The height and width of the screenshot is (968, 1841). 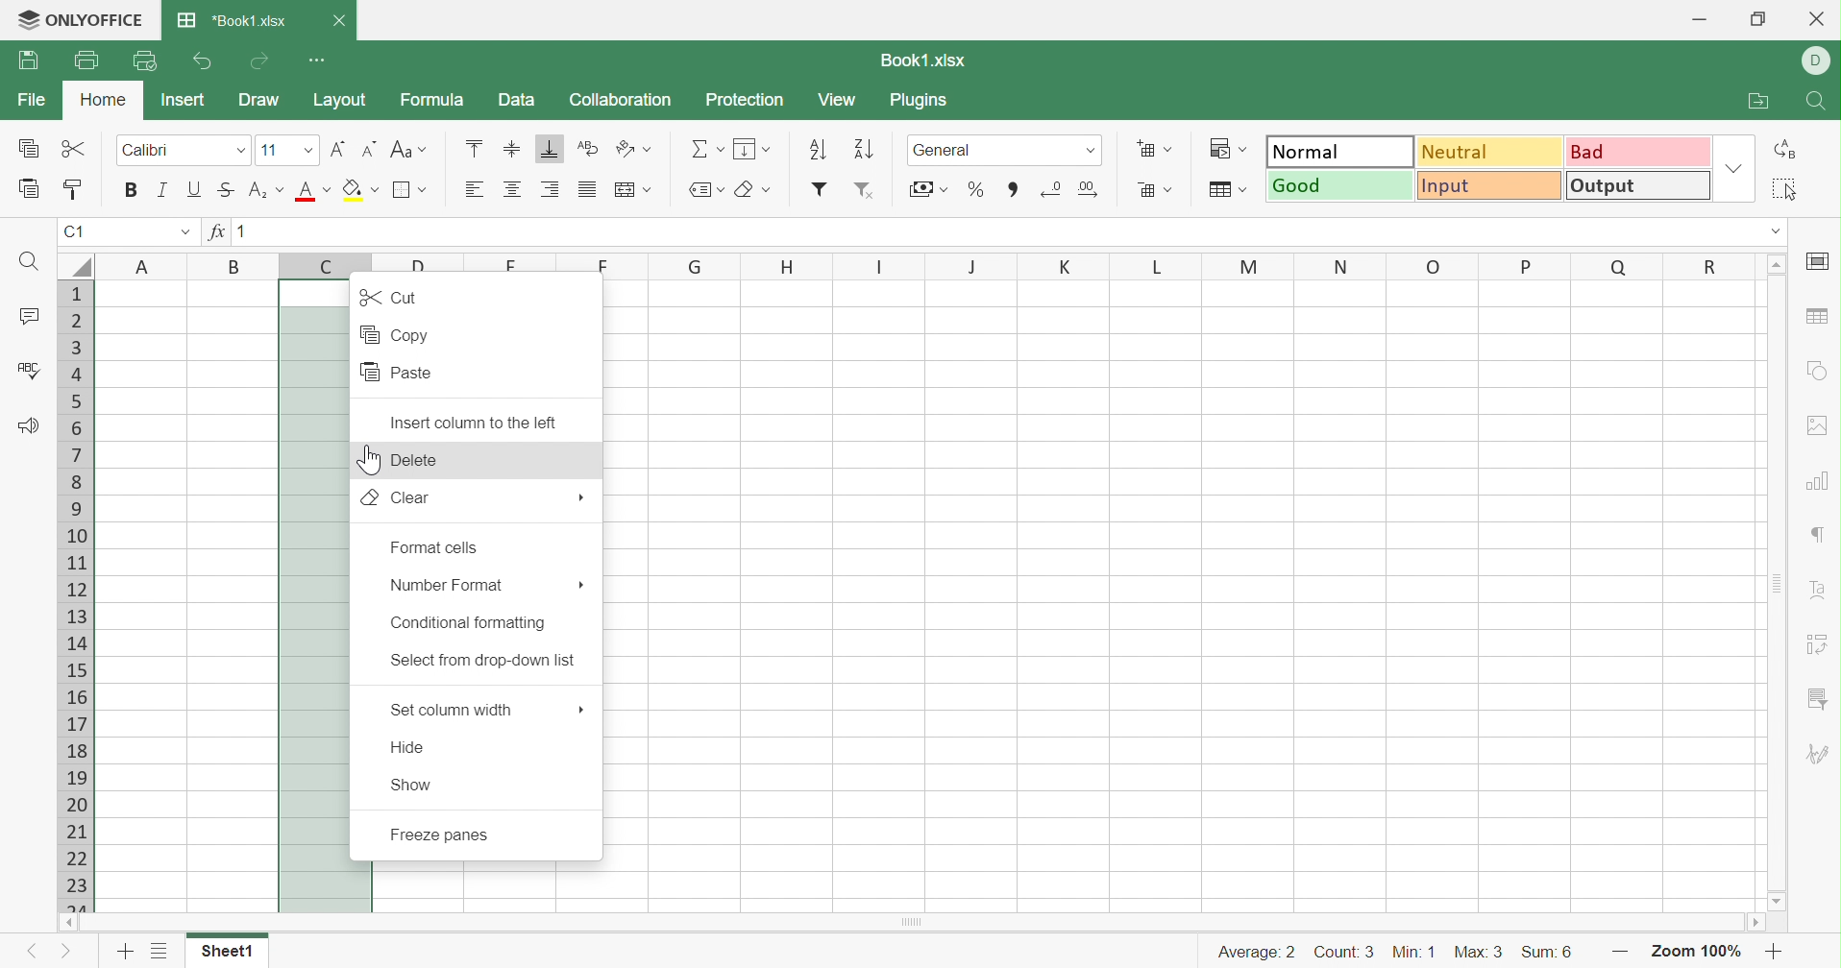 I want to click on Align Middle, so click(x=514, y=147).